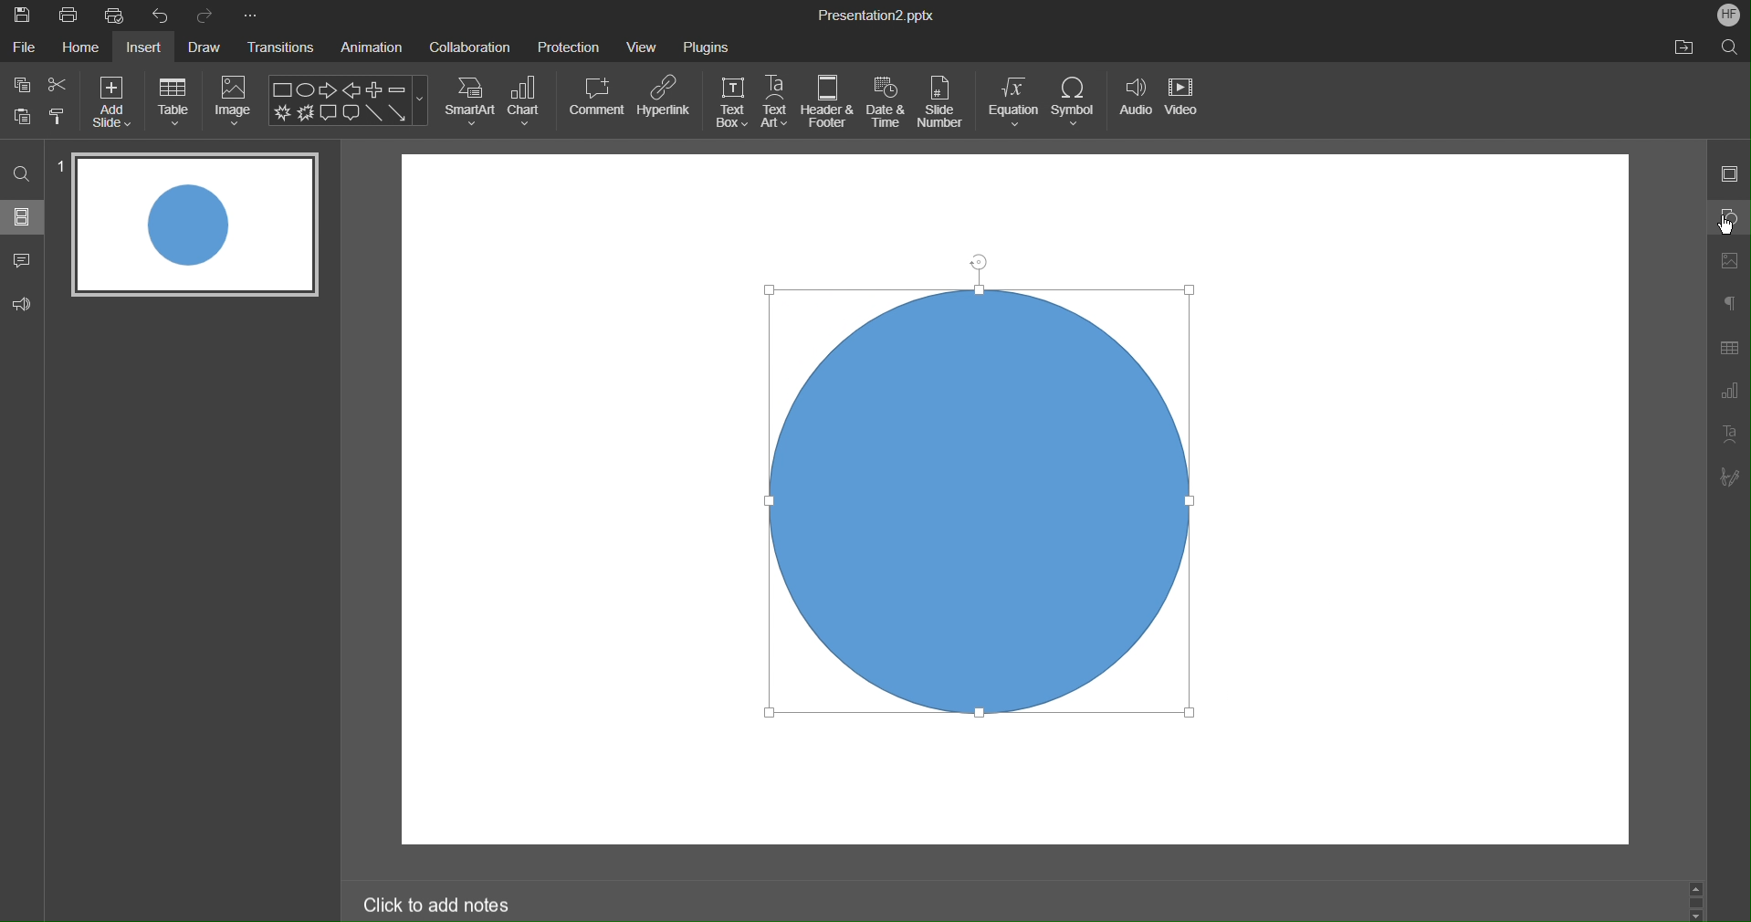 Image resolution: width=1751 pixels, height=922 pixels. I want to click on Text Art, so click(776, 102).